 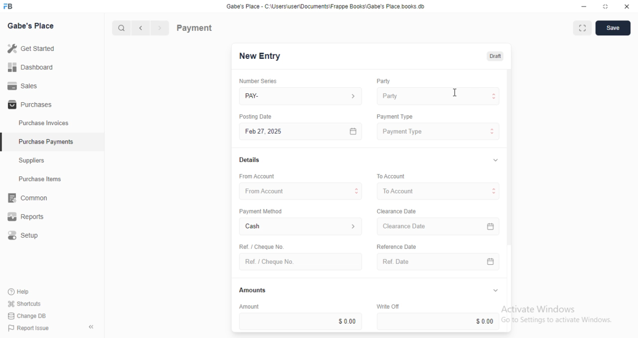 What do you see at coordinates (22, 85) in the screenshot?
I see `Sales` at bounding box center [22, 85].